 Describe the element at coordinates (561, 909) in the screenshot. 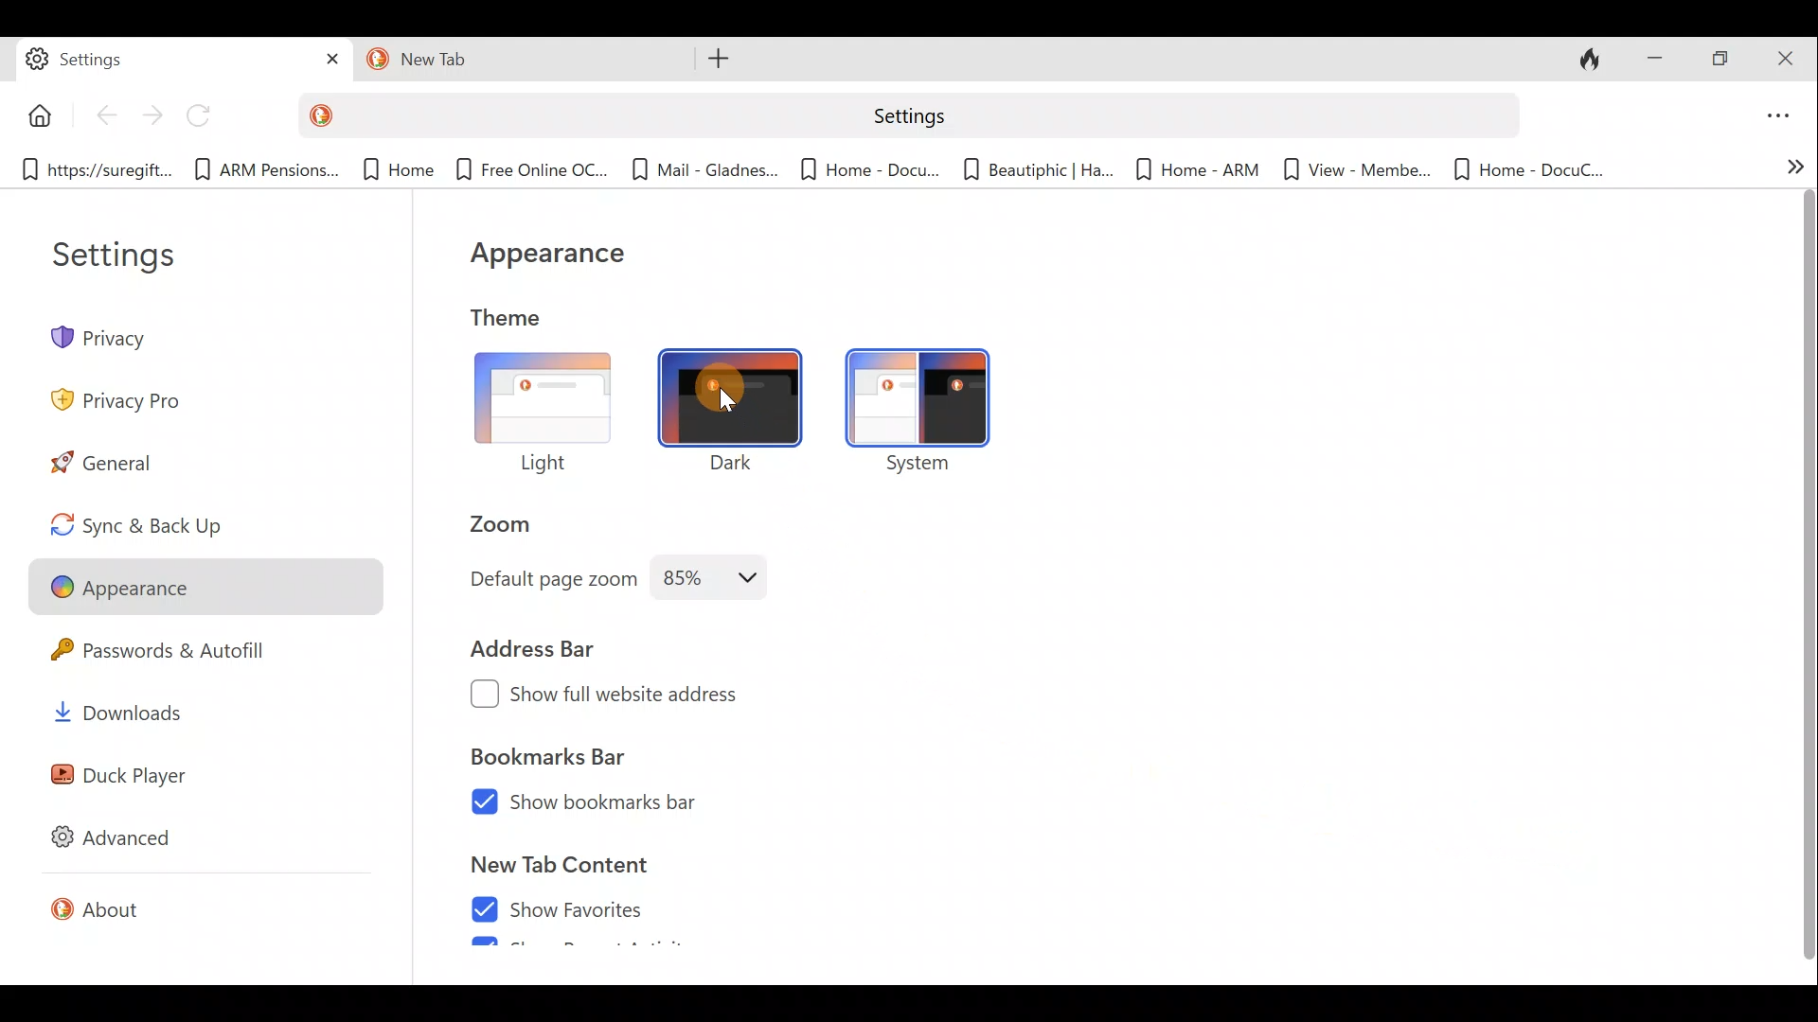

I see `Show favorites` at that location.